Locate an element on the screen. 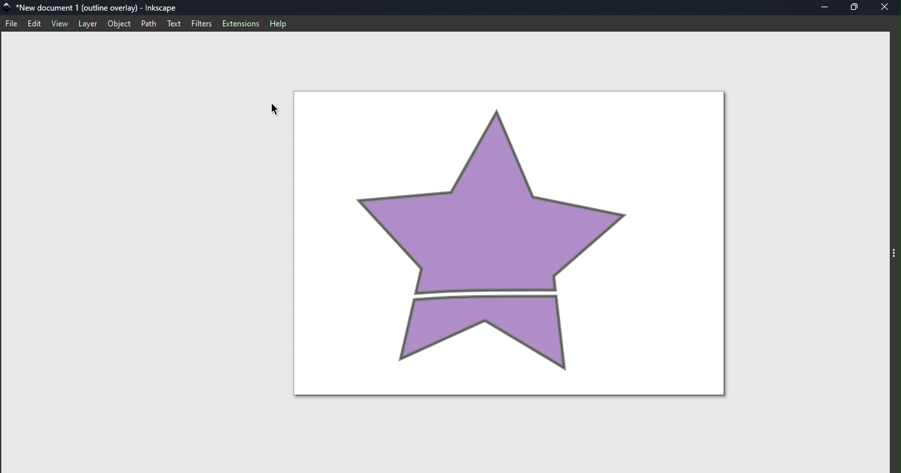 The width and height of the screenshot is (901, 473). File is located at coordinates (12, 25).